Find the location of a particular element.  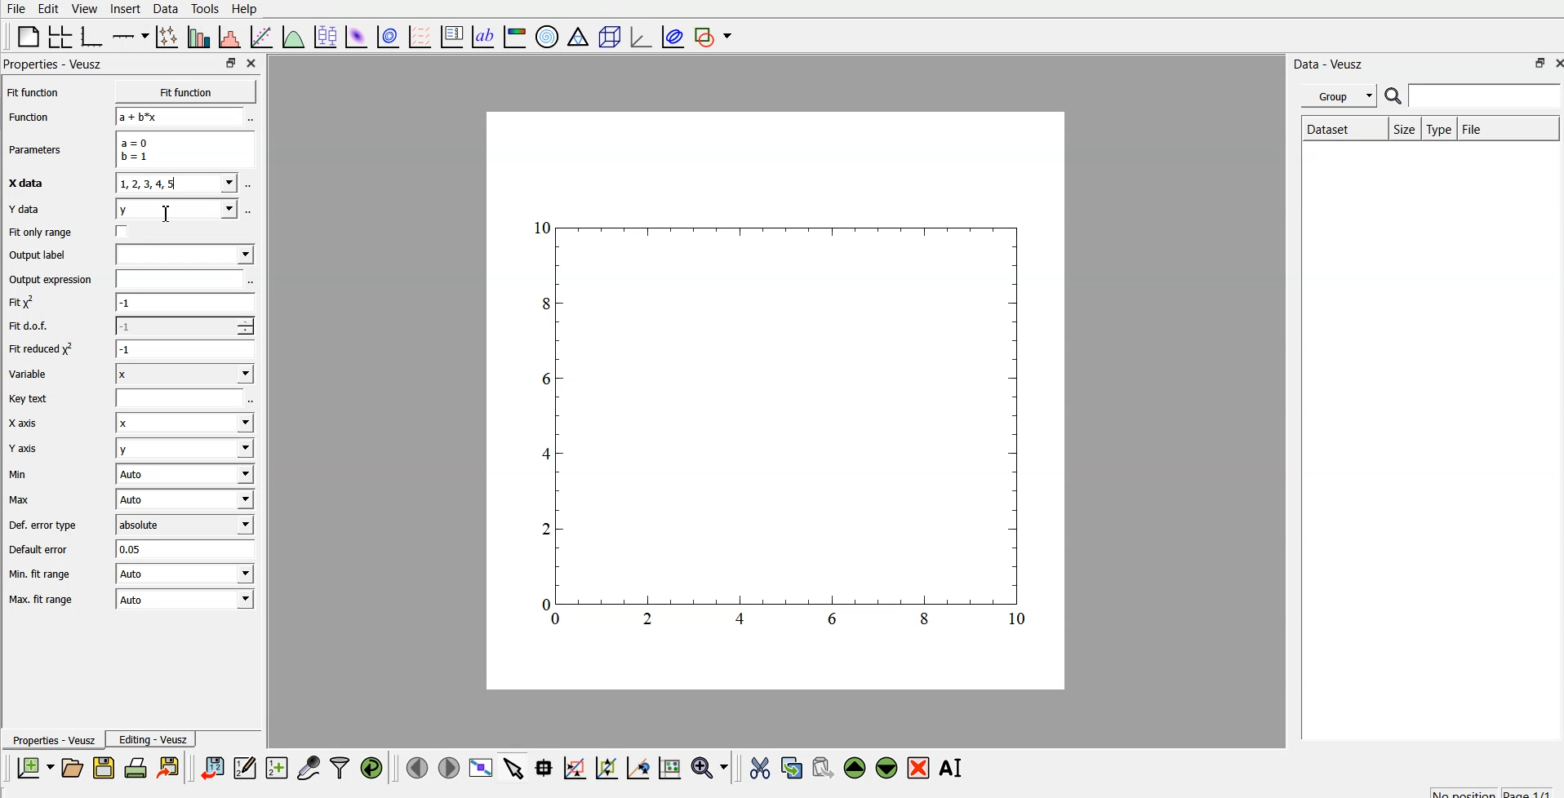

1,2,3,4,5 is located at coordinates (178, 183).